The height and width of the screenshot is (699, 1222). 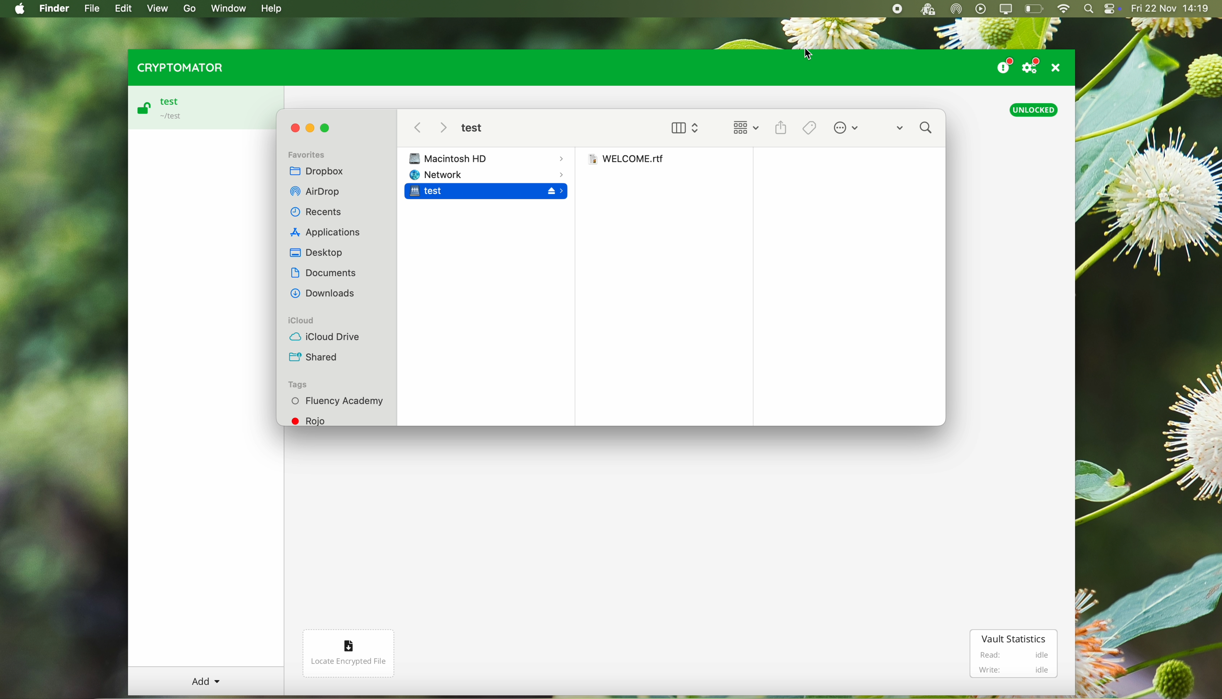 I want to click on settings, so click(x=1033, y=65).